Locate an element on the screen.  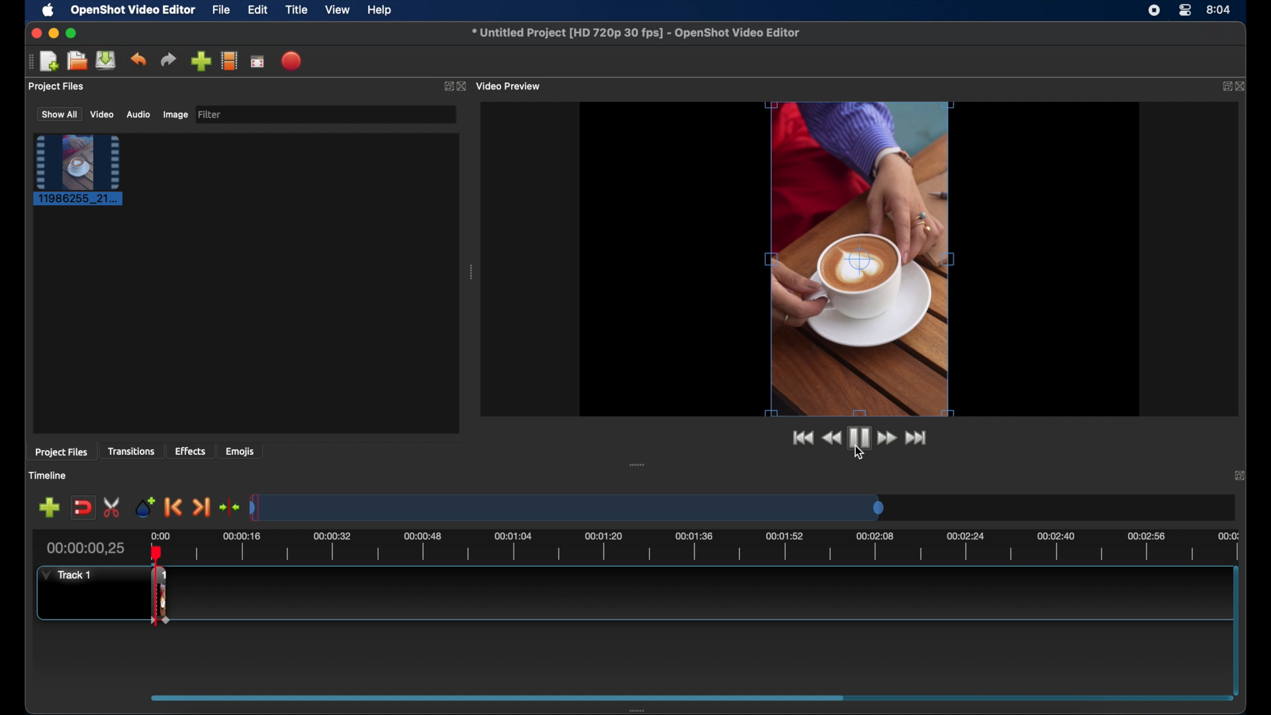
file name is located at coordinates (635, 31).